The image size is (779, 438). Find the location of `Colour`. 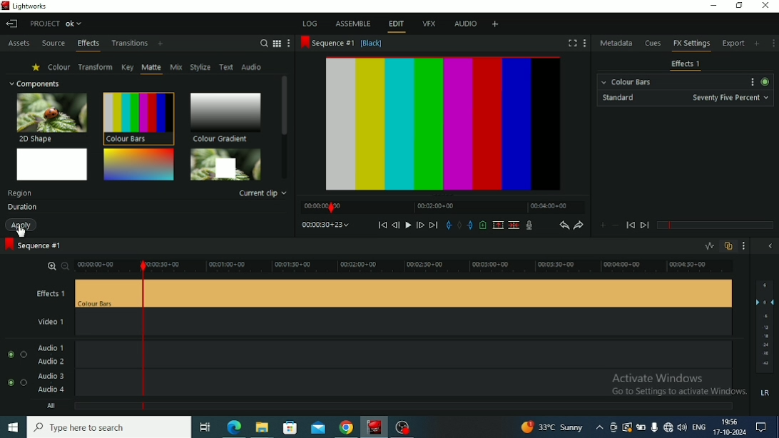

Colour is located at coordinates (59, 66).